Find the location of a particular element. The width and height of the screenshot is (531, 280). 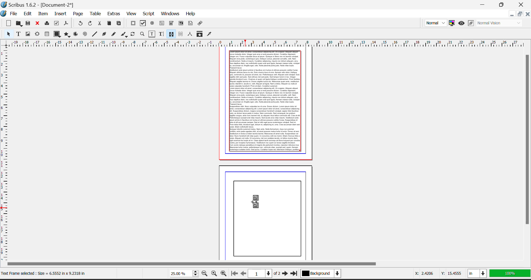

Normal Vision is located at coordinates (501, 23).